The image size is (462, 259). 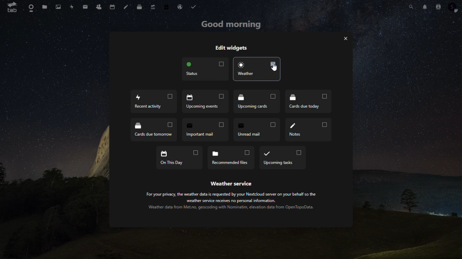 I want to click on search, so click(x=410, y=6).